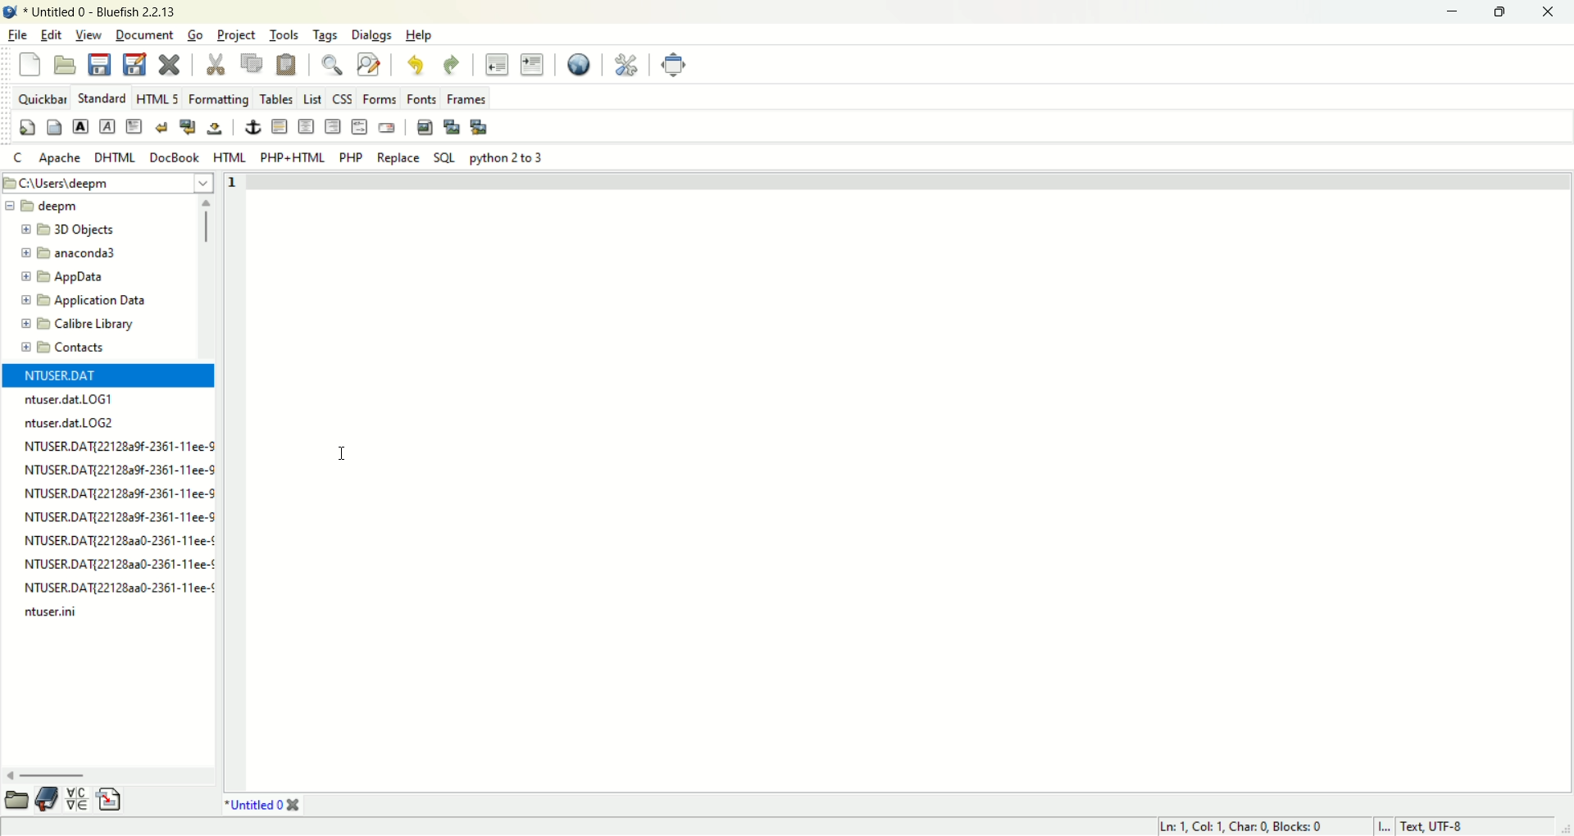 This screenshot has width=1574, height=836. Describe the element at coordinates (371, 35) in the screenshot. I see `dialogs` at that location.